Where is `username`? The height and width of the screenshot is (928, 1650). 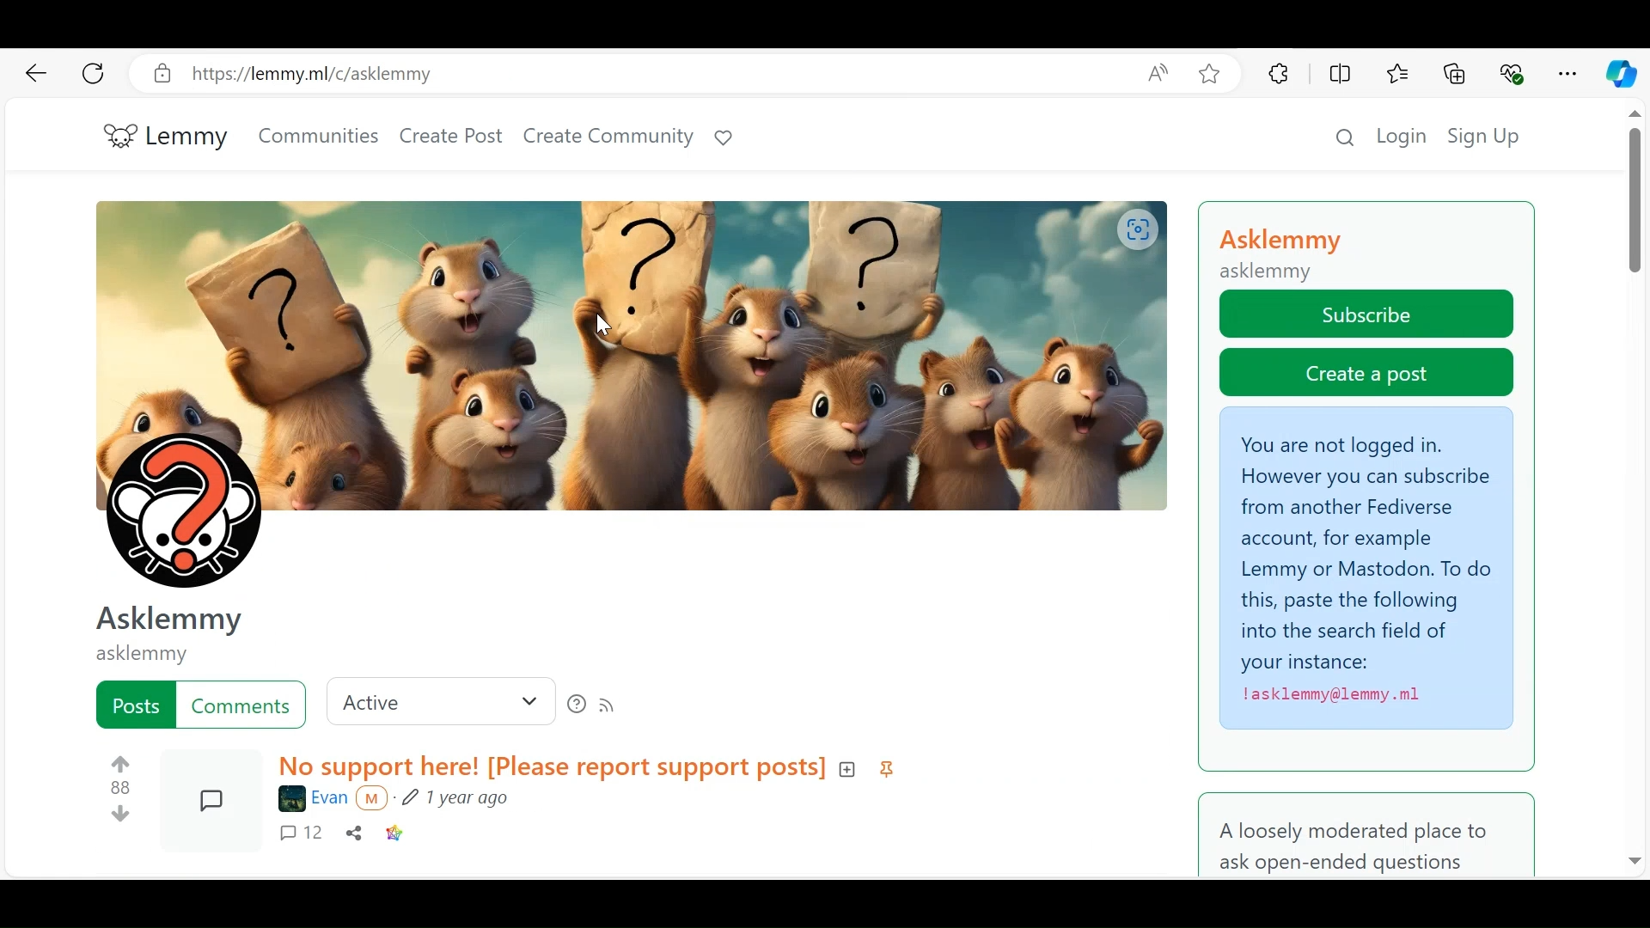 username is located at coordinates (167, 619).